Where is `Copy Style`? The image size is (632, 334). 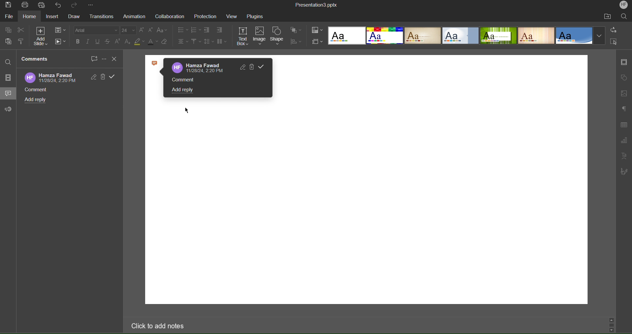 Copy Style is located at coordinates (20, 42).